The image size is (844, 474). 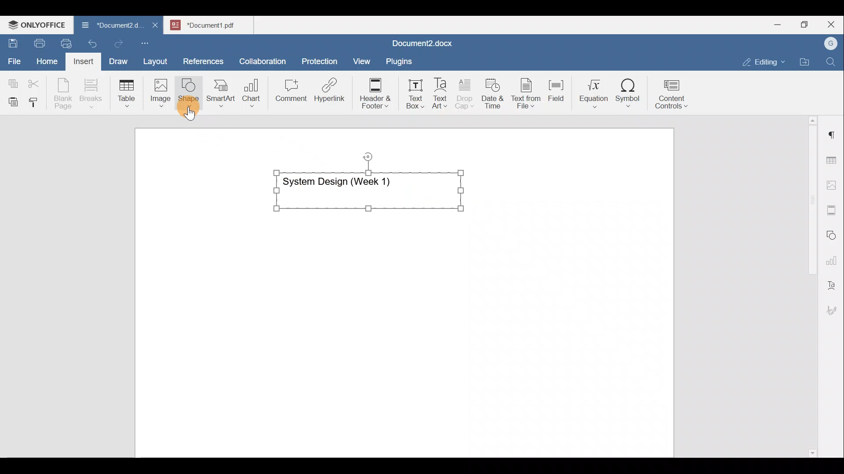 I want to click on Shapes settings, so click(x=833, y=234).